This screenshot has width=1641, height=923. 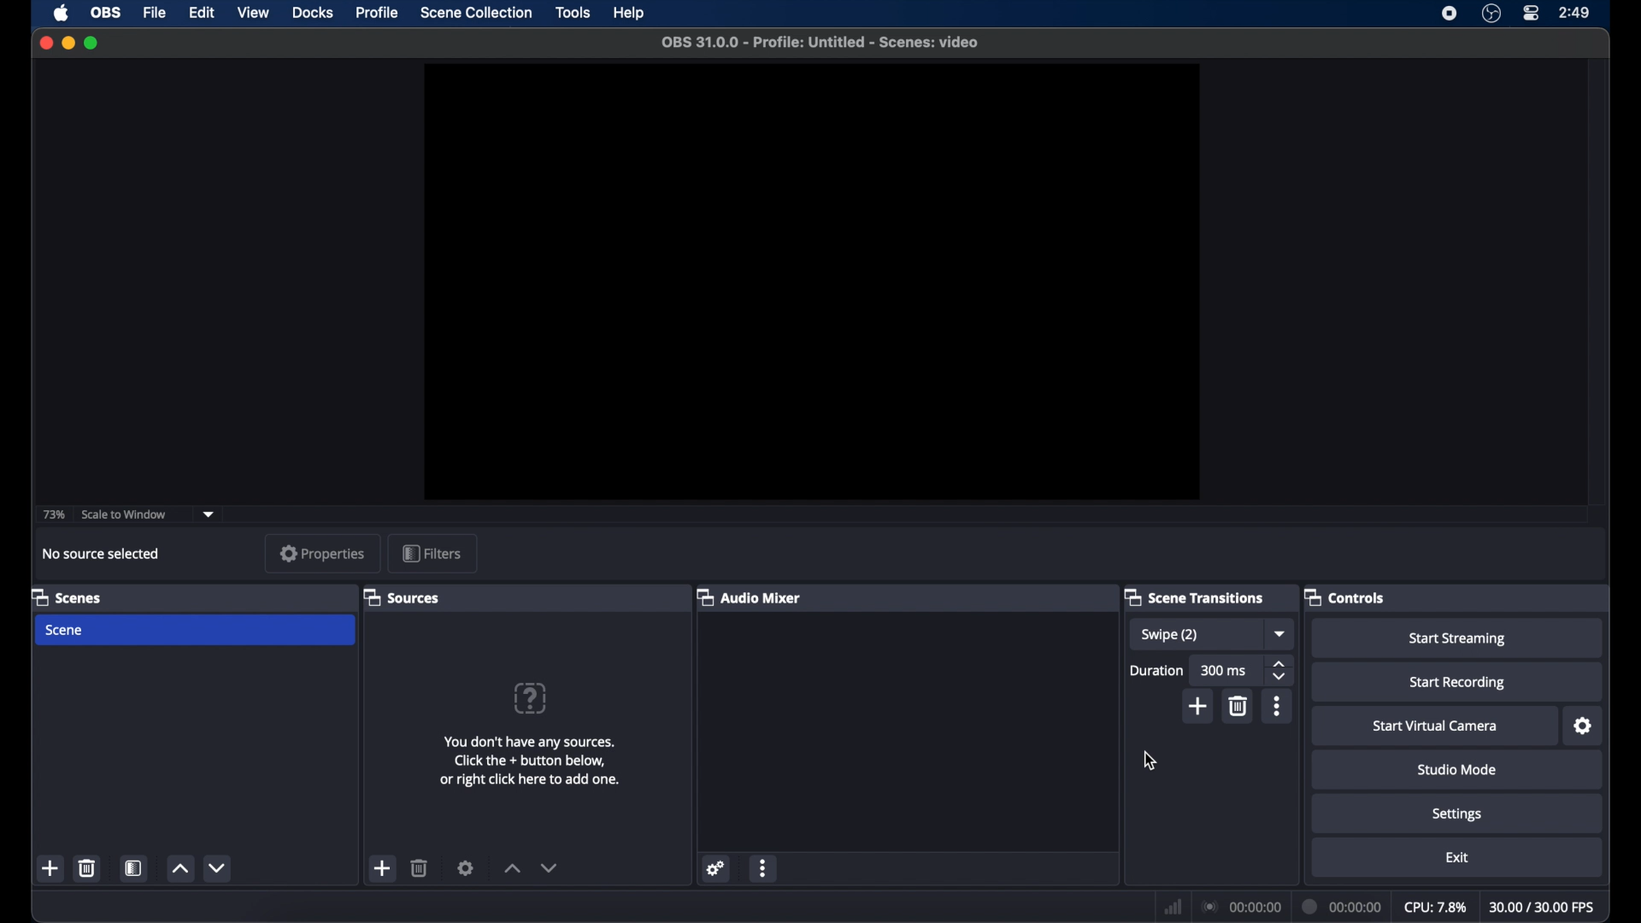 I want to click on preview, so click(x=812, y=282).